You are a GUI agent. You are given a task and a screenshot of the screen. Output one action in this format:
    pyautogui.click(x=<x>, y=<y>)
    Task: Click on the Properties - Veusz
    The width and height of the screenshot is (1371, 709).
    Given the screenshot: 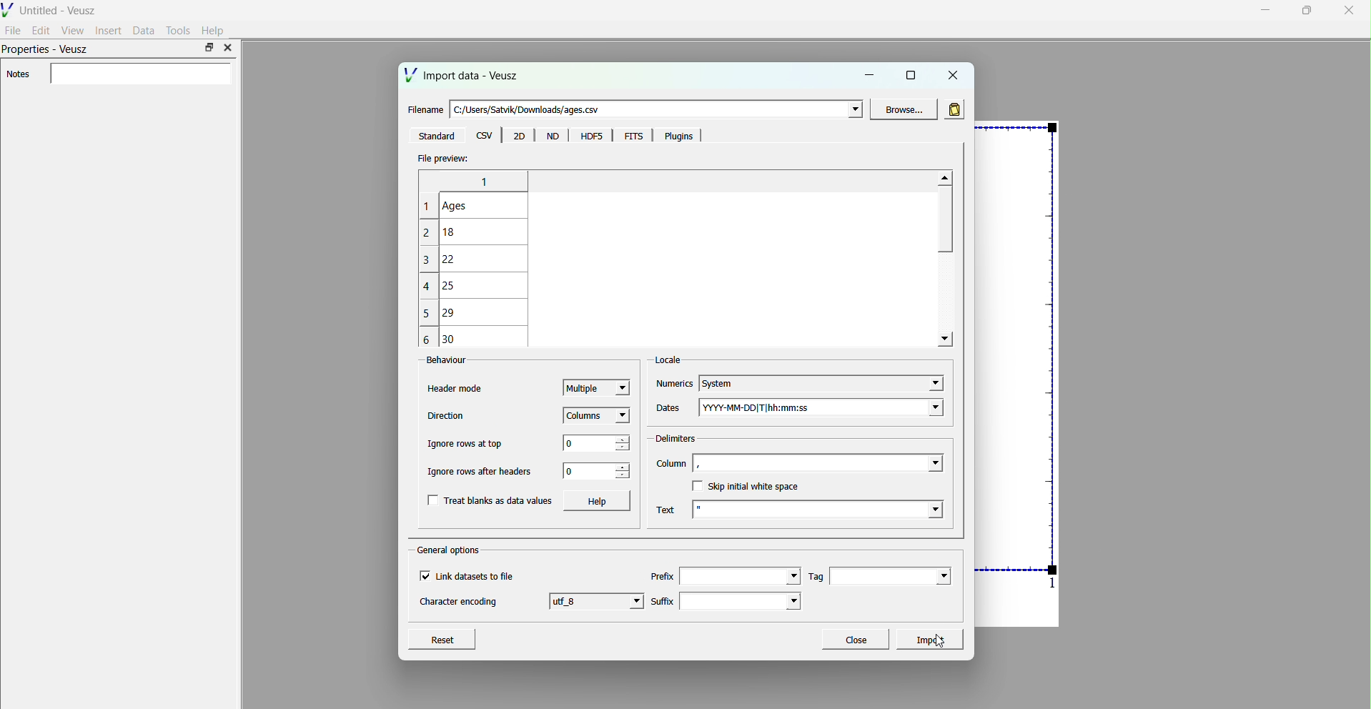 What is the action you would take?
    pyautogui.click(x=47, y=51)
    